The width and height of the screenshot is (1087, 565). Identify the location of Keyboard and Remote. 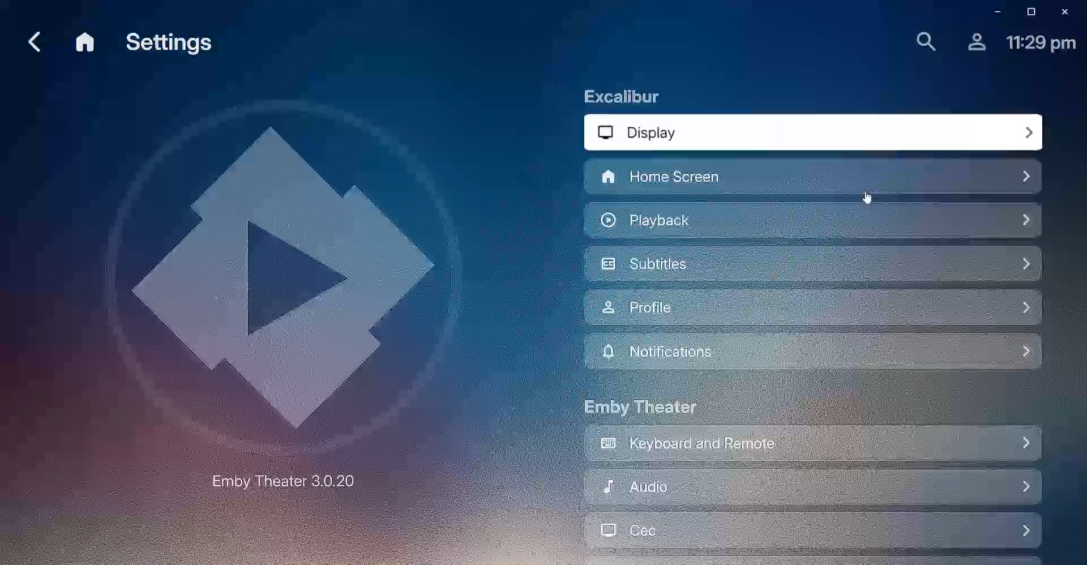
(815, 444).